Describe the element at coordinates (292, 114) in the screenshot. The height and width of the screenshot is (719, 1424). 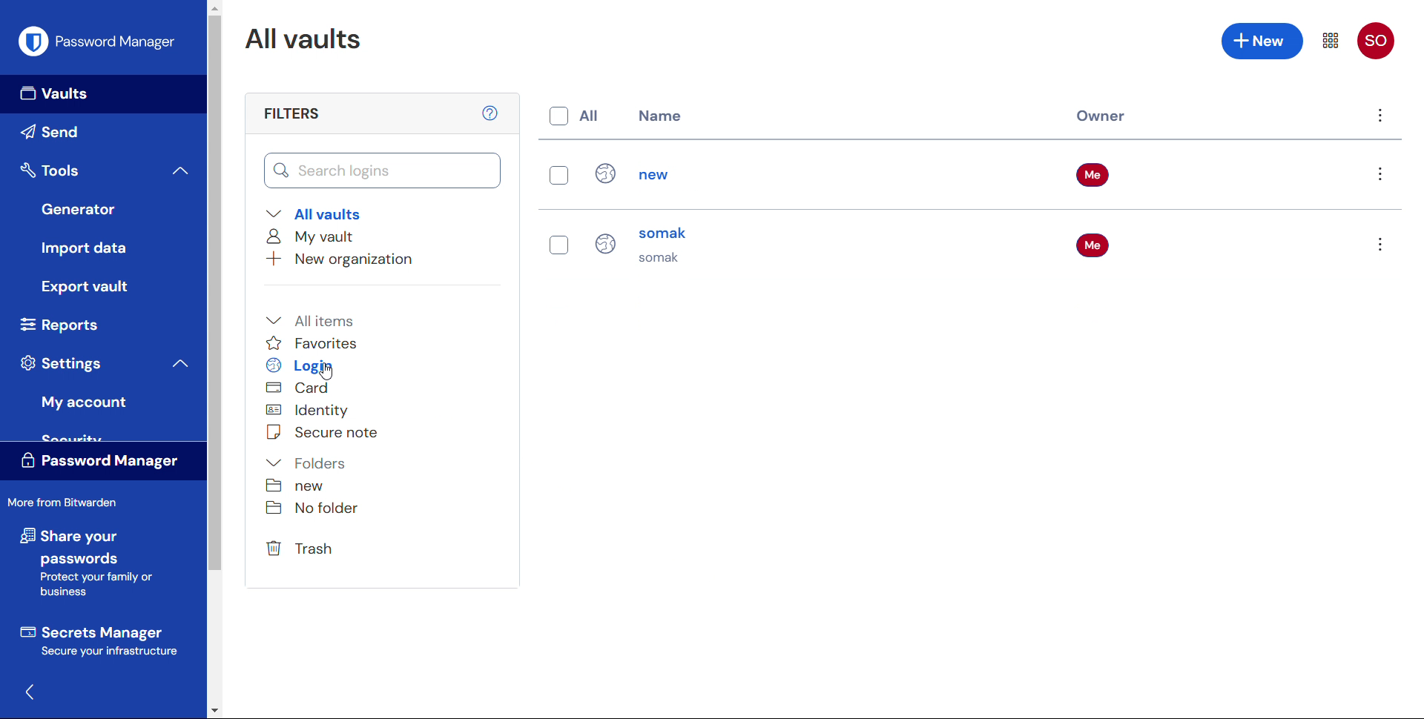
I see `filters` at that location.